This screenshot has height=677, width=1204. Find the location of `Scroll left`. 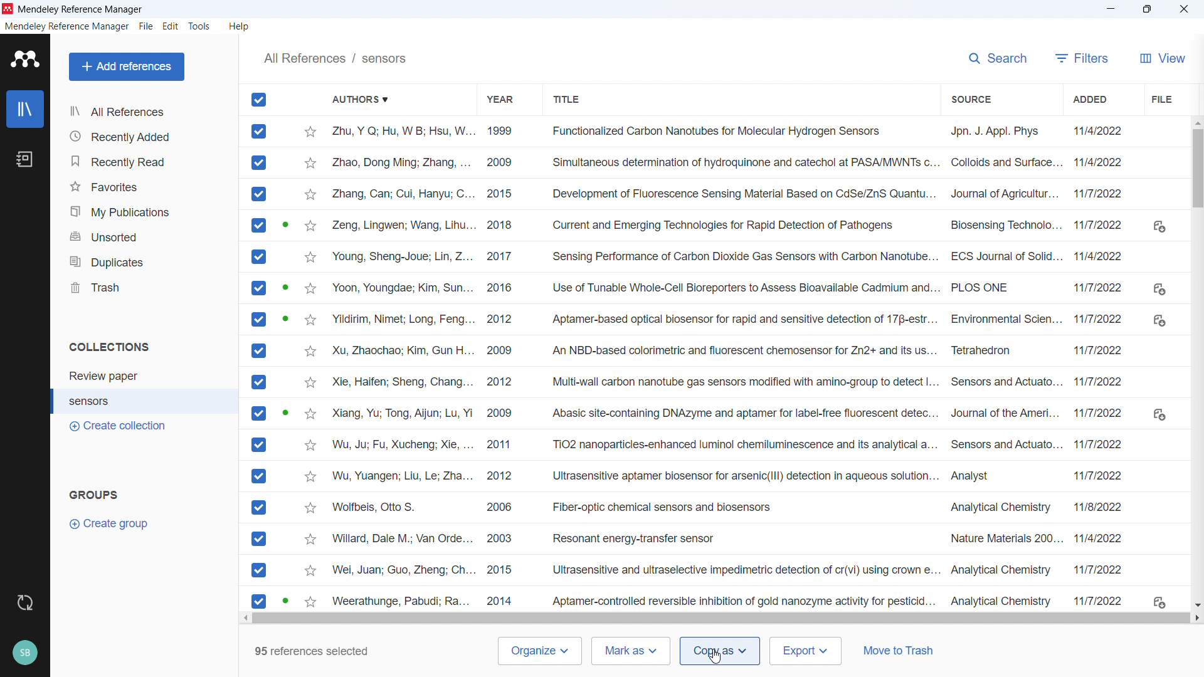

Scroll left is located at coordinates (244, 619).